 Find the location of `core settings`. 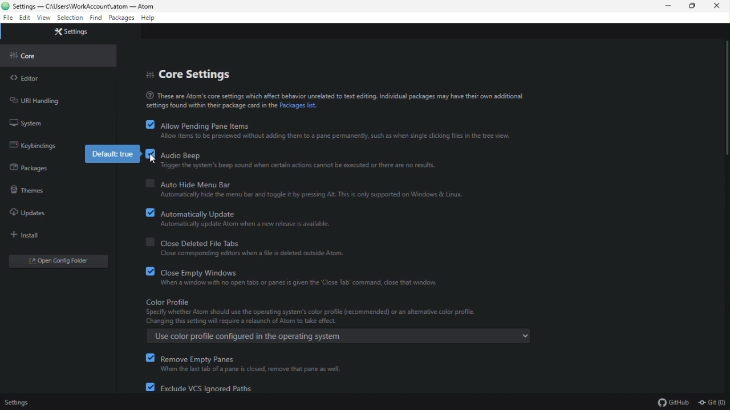

core settings is located at coordinates (190, 75).